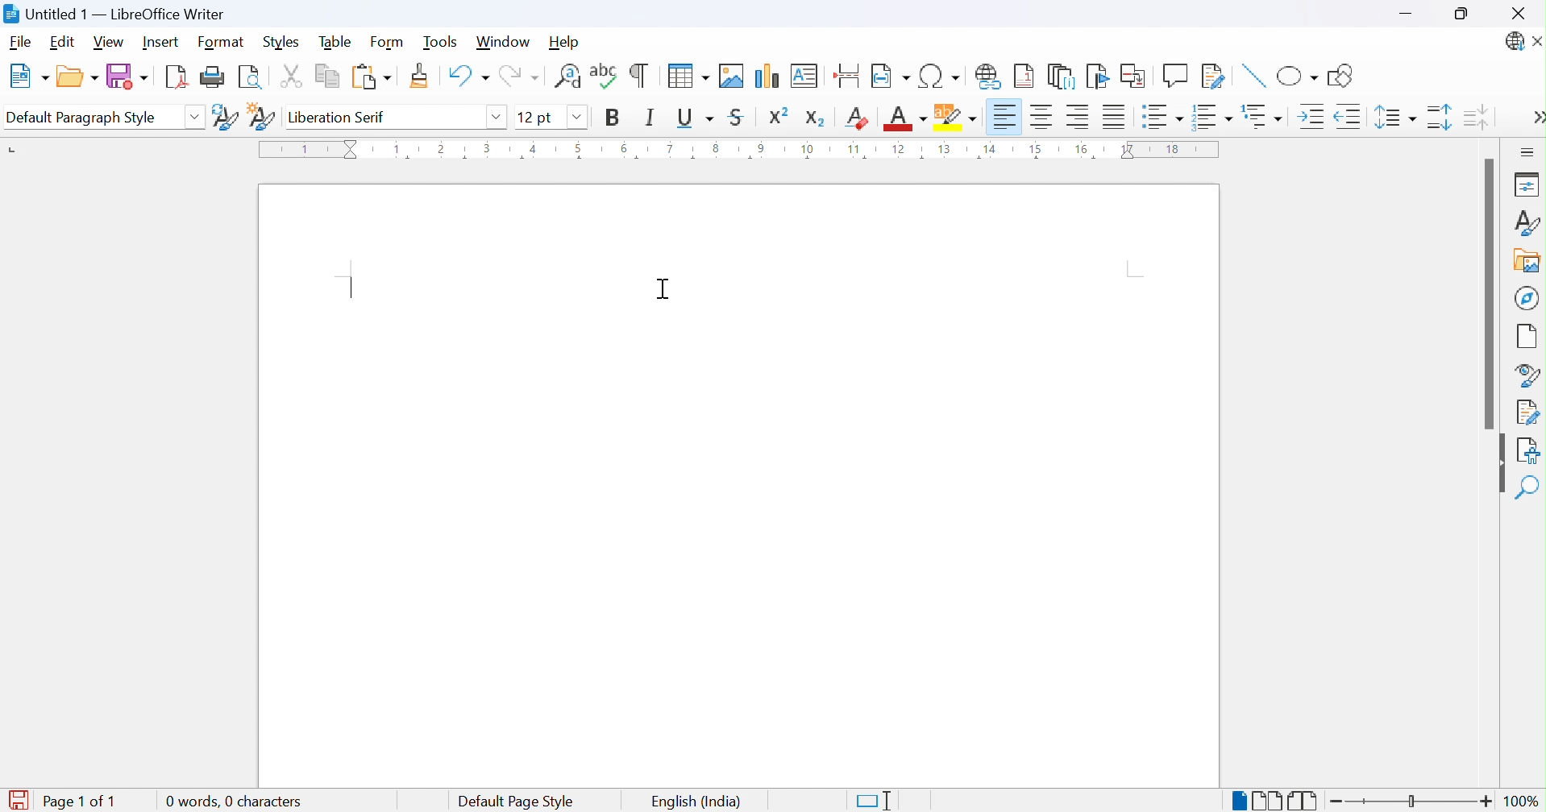 Image resolution: width=1546 pixels, height=812 pixels. Describe the element at coordinates (1214, 77) in the screenshot. I see `Show track changes functions` at that location.